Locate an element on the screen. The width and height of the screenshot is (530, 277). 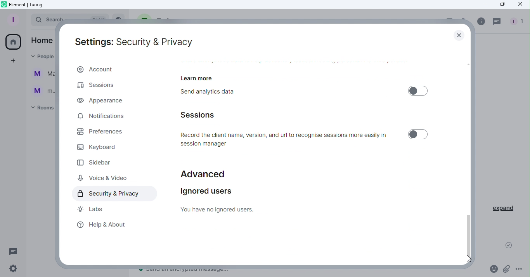
Attachment is located at coordinates (507, 269).